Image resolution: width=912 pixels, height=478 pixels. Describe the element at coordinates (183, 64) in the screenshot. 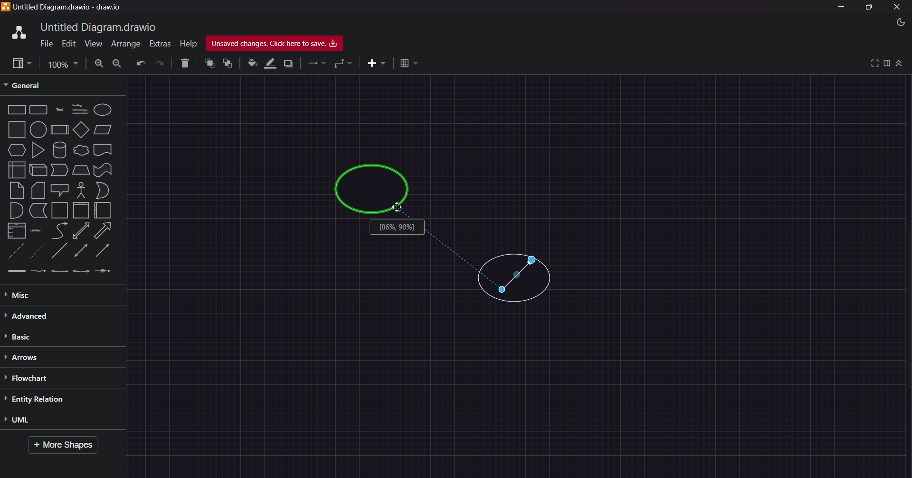

I see `Delete` at that location.